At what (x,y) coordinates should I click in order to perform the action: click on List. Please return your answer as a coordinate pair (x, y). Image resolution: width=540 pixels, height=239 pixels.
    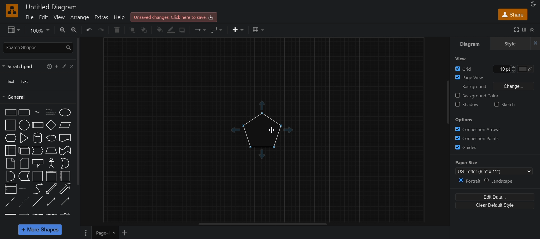
    Looking at the image, I should click on (11, 189).